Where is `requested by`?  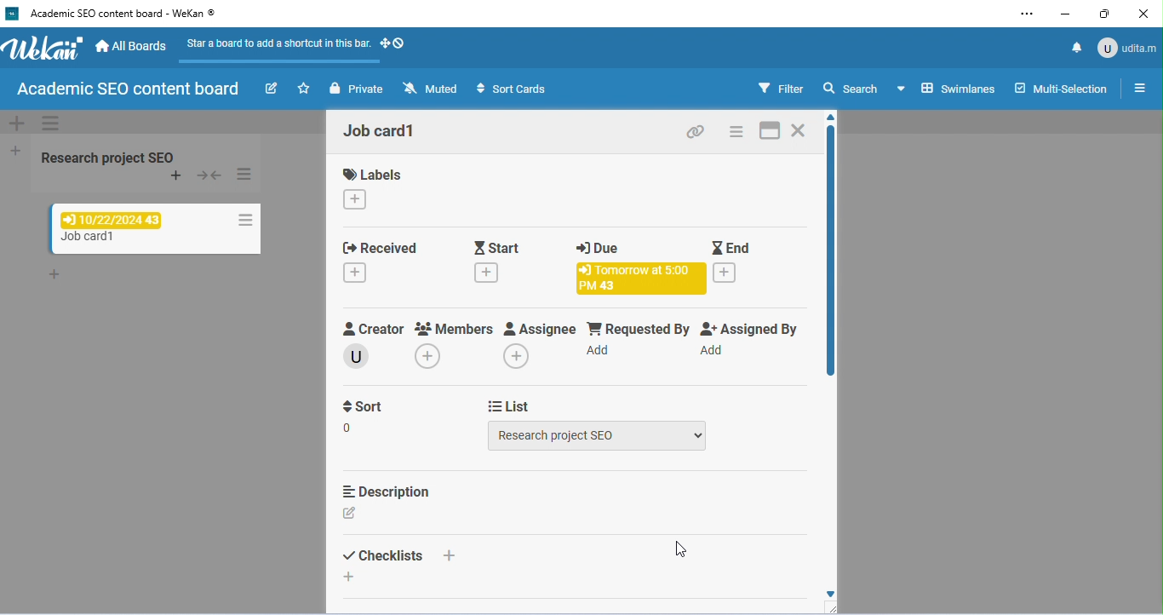
requested by is located at coordinates (638, 326).